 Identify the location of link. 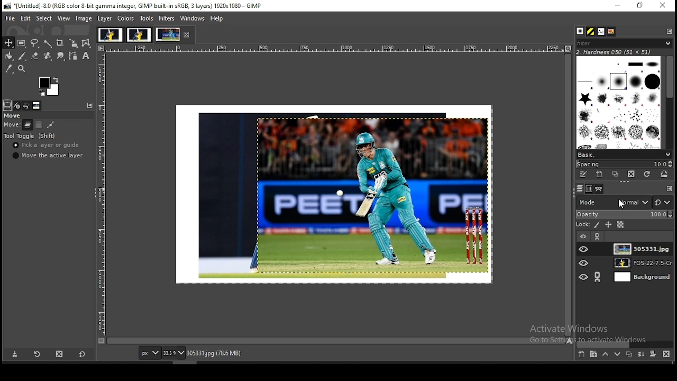
(598, 238).